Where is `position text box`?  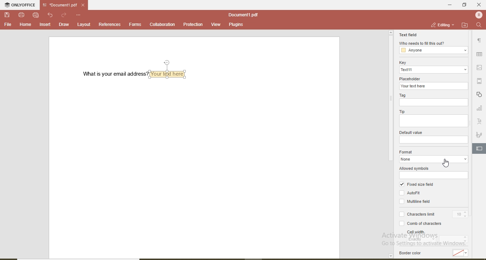
position text box is located at coordinates (168, 62).